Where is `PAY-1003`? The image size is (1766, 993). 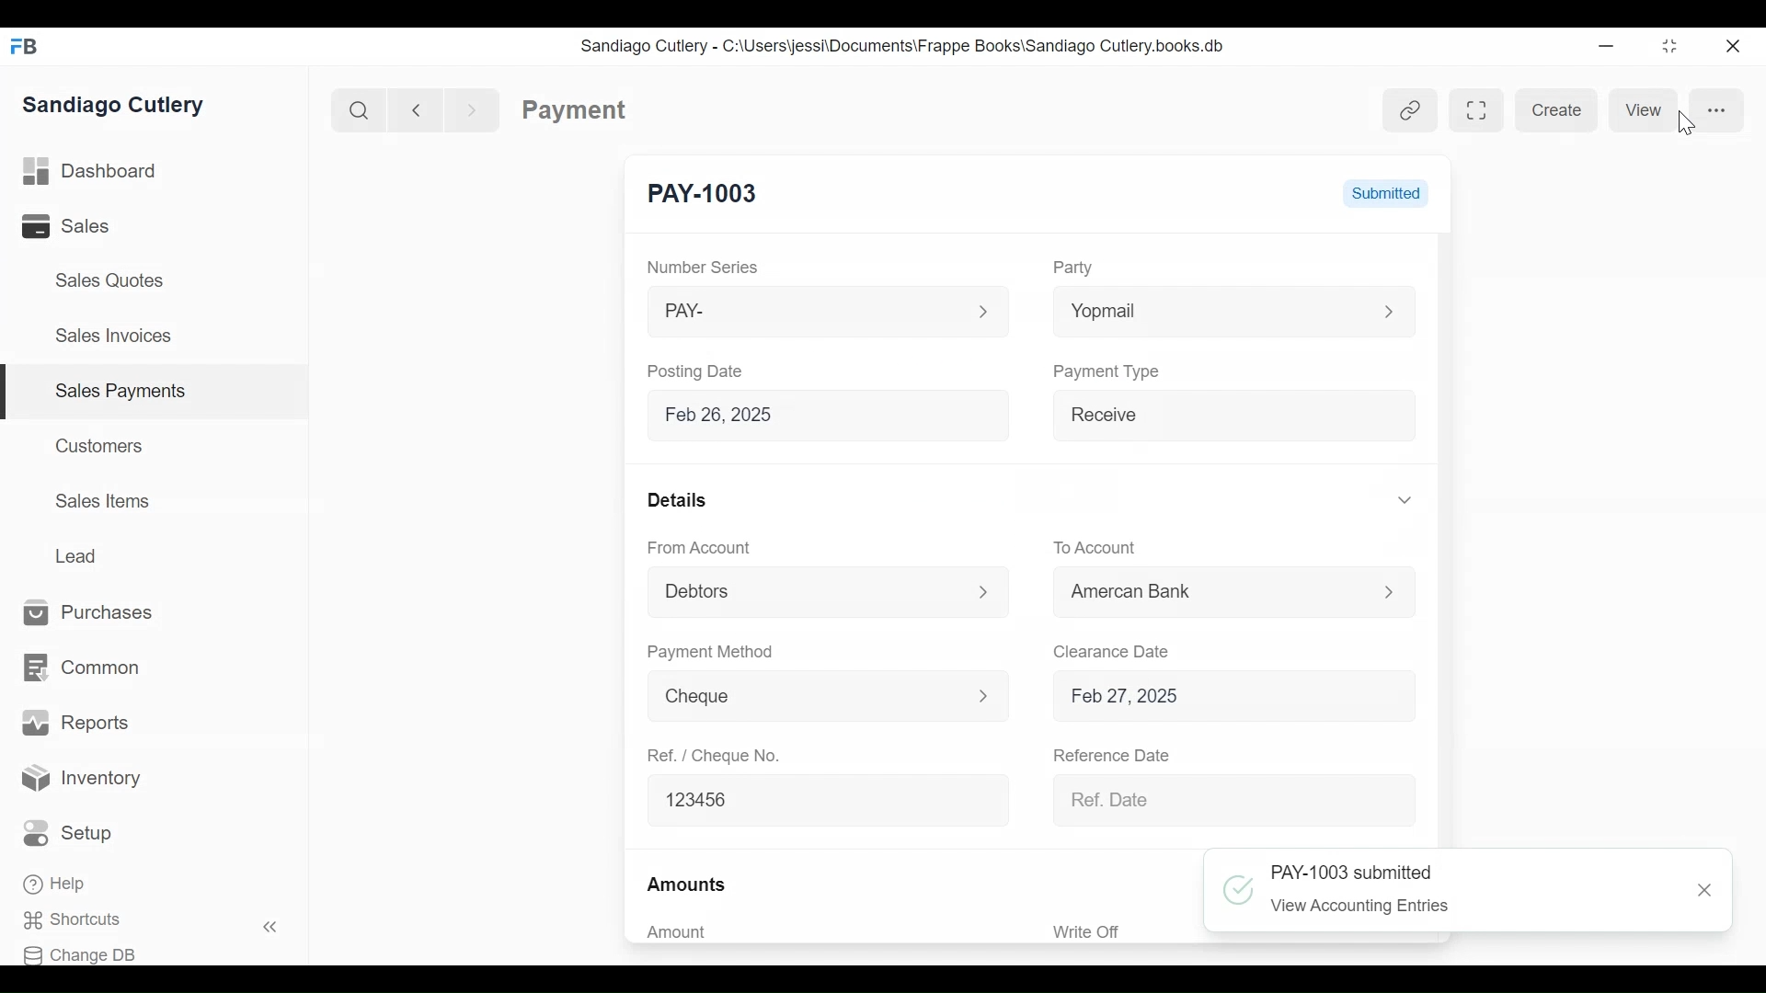 PAY-1003 is located at coordinates (704, 194).